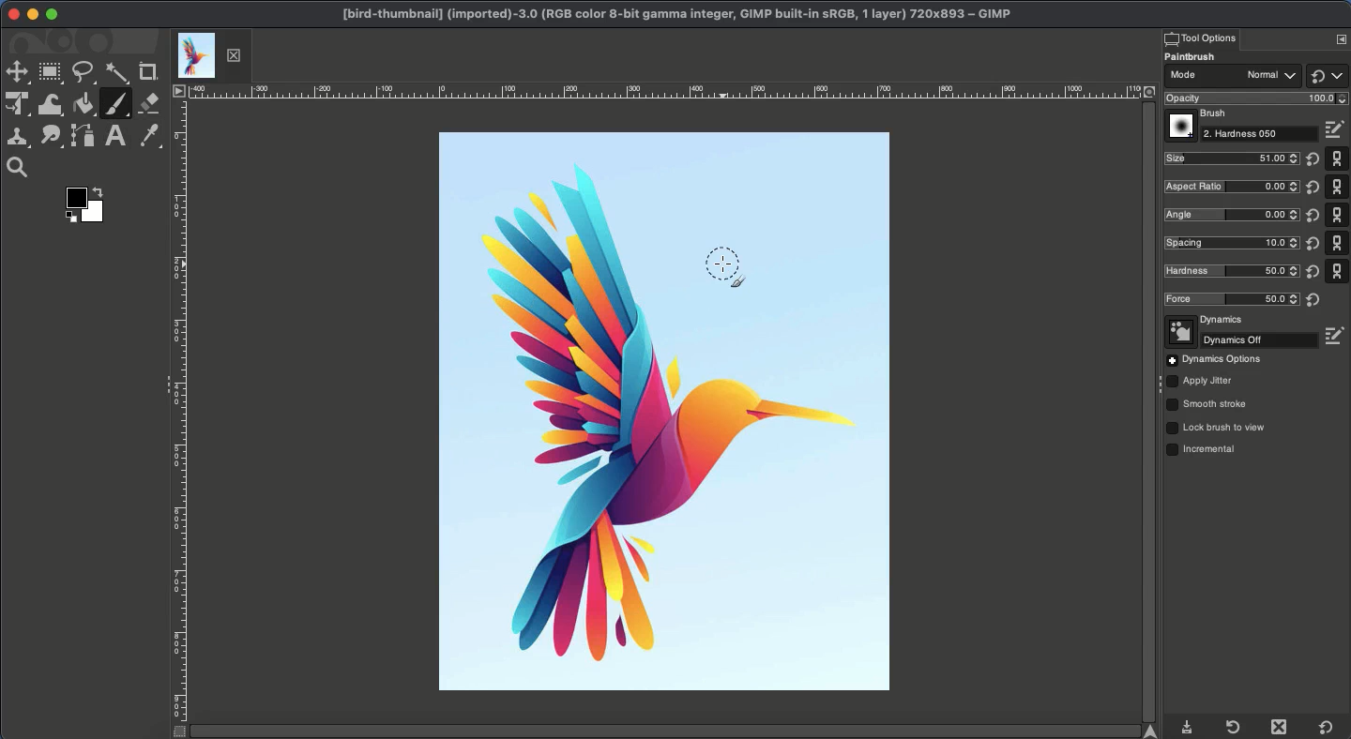 This screenshot has width=1351, height=739. I want to click on Freeform selector, so click(84, 73).